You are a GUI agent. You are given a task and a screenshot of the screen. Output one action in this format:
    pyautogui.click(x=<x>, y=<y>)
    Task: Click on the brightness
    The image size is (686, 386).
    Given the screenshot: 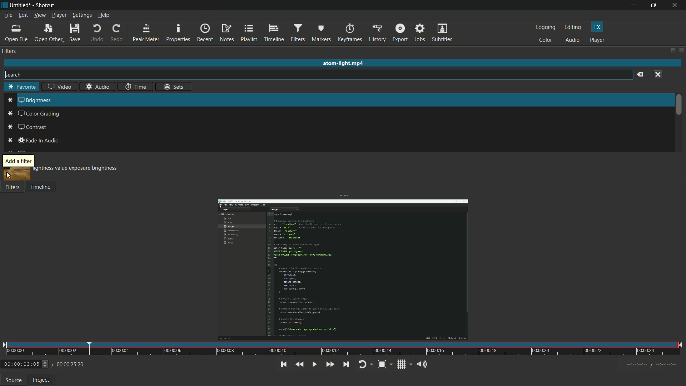 What is the action you would take?
    pyautogui.click(x=35, y=100)
    